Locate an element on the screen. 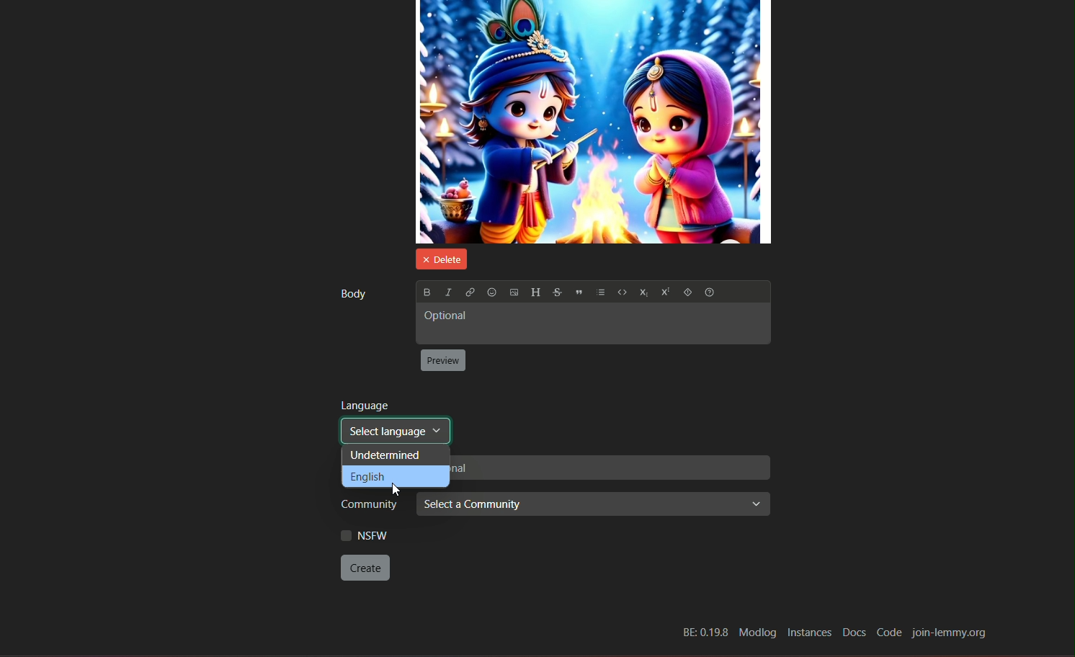 The image size is (1075, 657). NSFW is located at coordinates (364, 535).